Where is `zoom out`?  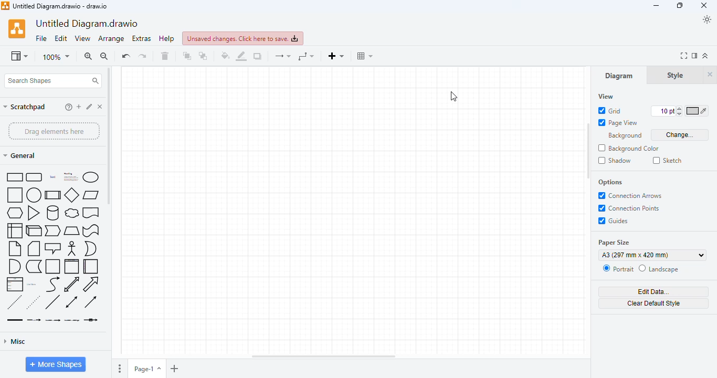
zoom out is located at coordinates (104, 56).